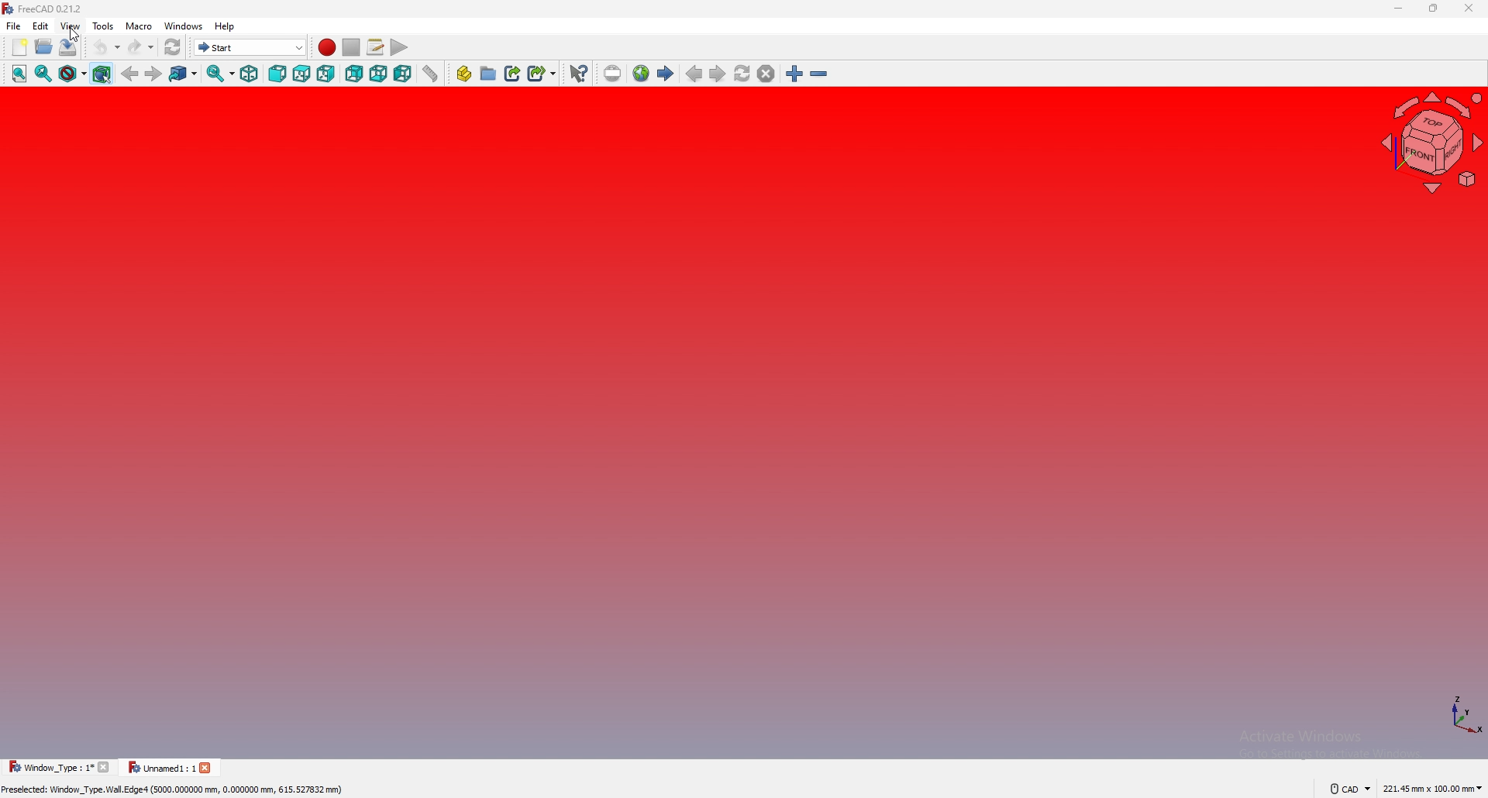 The height and width of the screenshot is (798, 1488). What do you see at coordinates (1469, 9) in the screenshot?
I see `close` at bounding box center [1469, 9].